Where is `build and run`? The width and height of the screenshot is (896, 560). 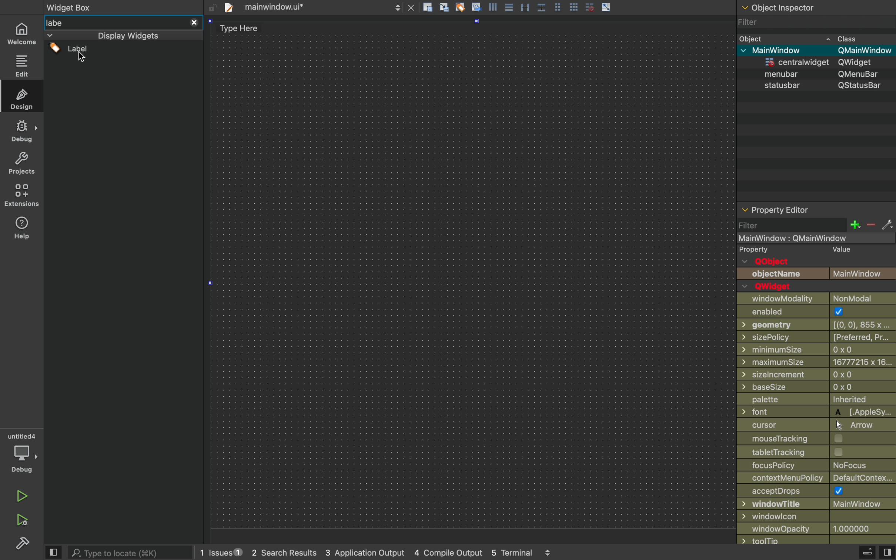
build and run is located at coordinates (21, 520).